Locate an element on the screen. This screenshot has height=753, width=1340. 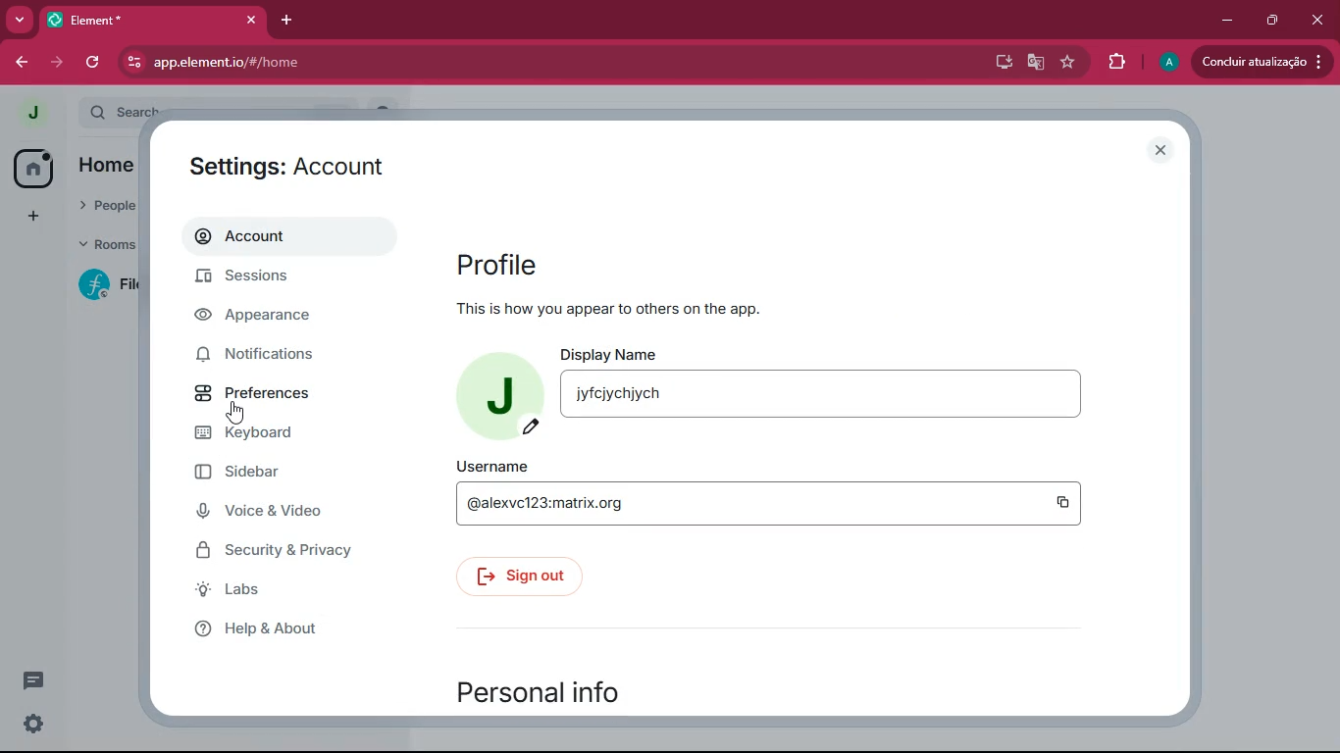
notifications is located at coordinates (272, 358).